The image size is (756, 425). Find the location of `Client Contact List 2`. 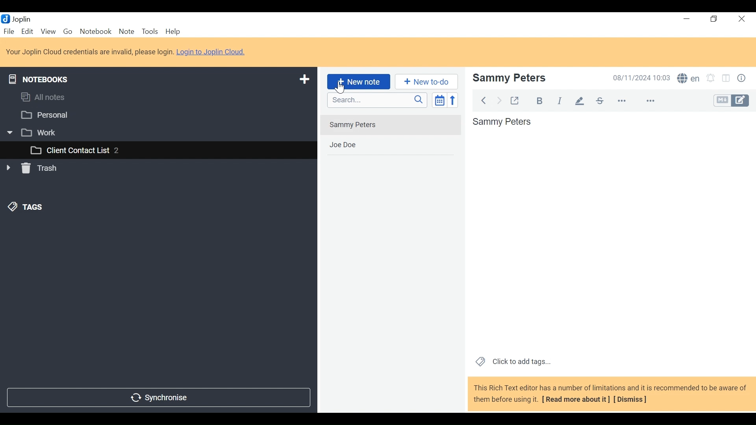

Client Contact List 2 is located at coordinates (158, 151).